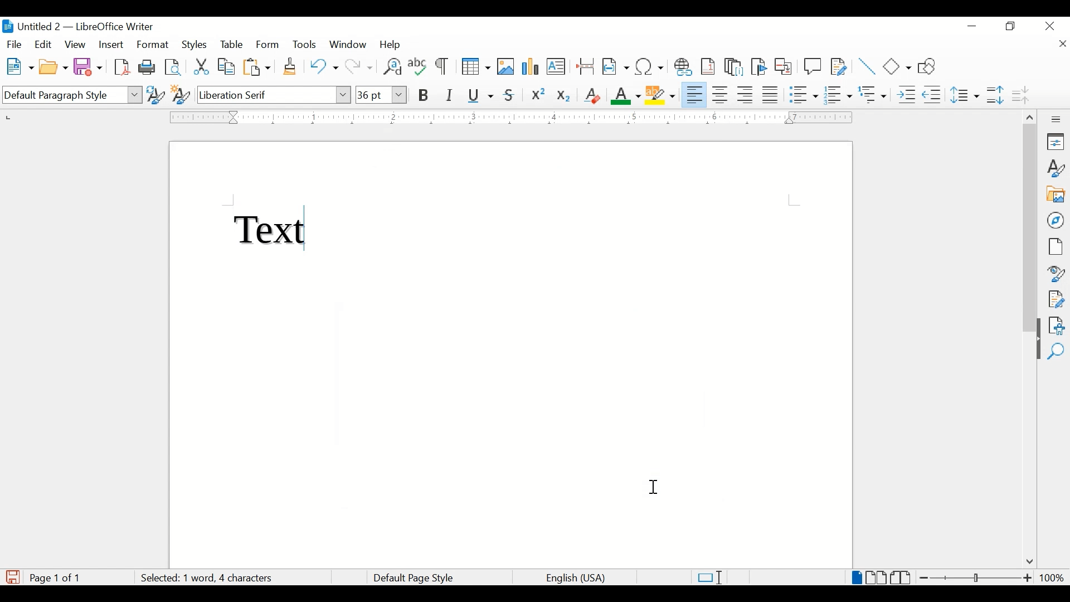 This screenshot has height=602, width=1070. I want to click on decrease indent, so click(933, 94).